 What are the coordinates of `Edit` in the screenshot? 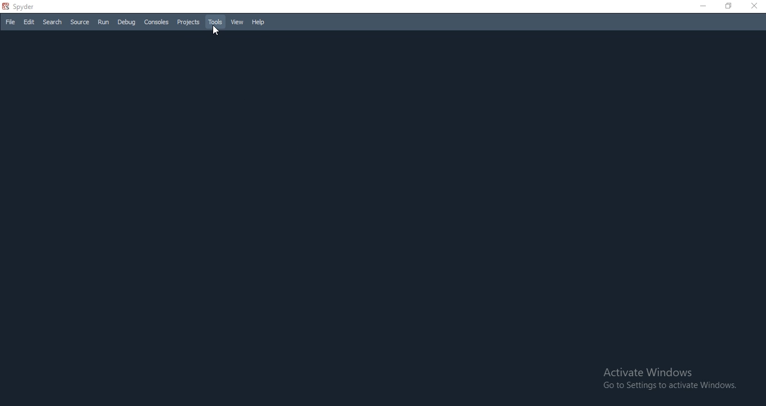 It's located at (29, 22).